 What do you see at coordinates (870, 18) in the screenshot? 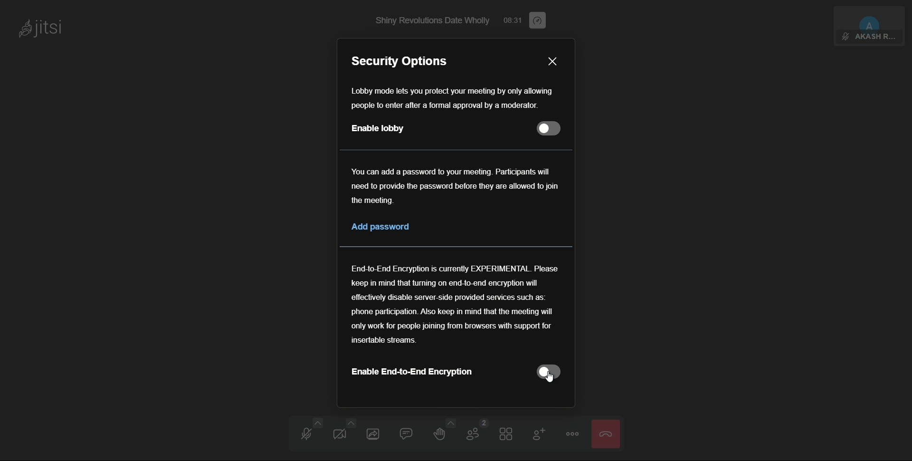
I see `participant` at bounding box center [870, 18].